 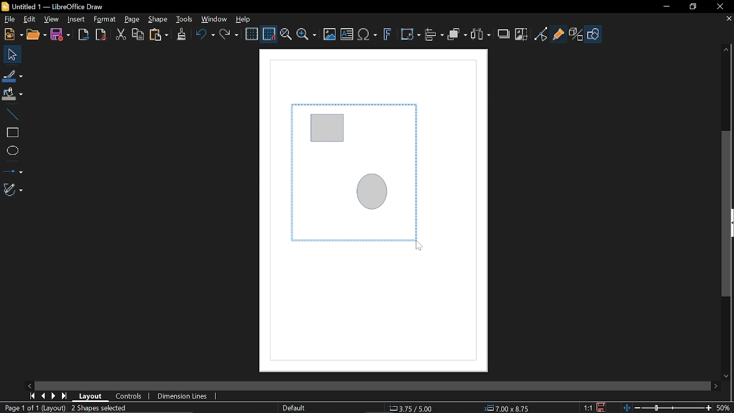 What do you see at coordinates (541, 35) in the screenshot?
I see `Toggle point of view` at bounding box center [541, 35].